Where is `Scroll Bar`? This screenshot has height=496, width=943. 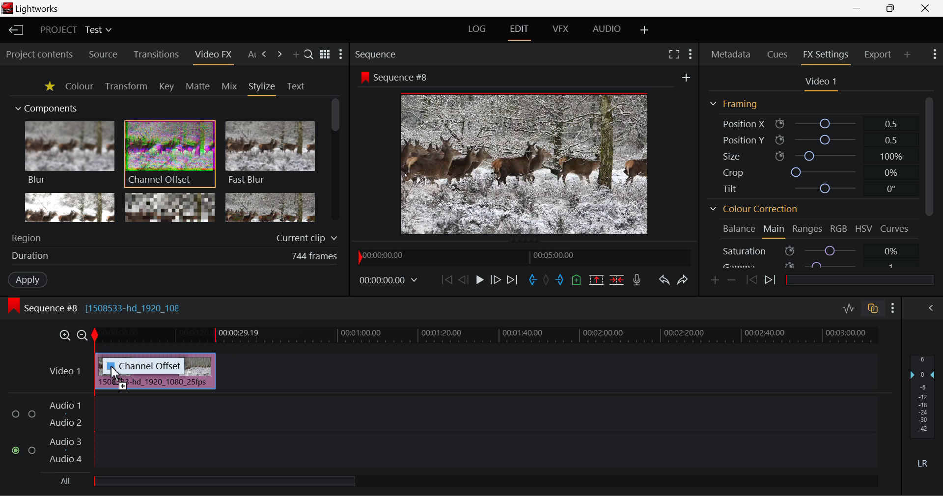 Scroll Bar is located at coordinates (334, 160).